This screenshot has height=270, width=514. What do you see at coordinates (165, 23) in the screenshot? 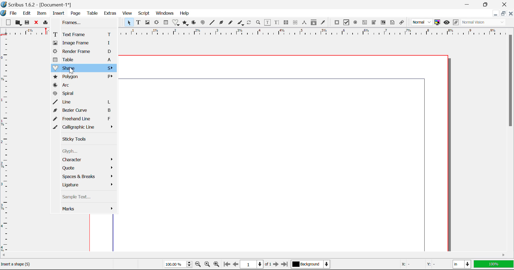
I see `Insert Cells` at bounding box center [165, 23].